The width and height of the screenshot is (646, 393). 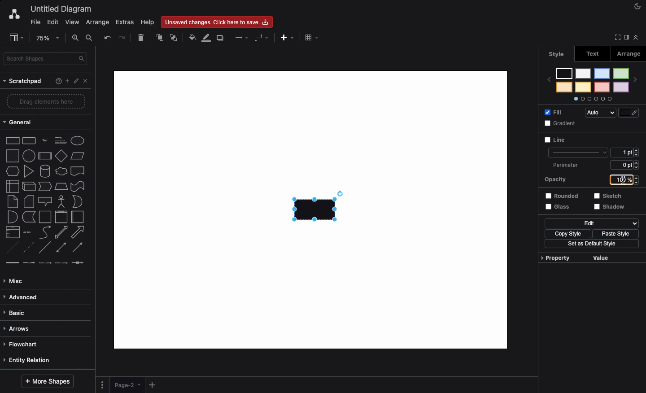 I want to click on Unsaved, so click(x=217, y=23).